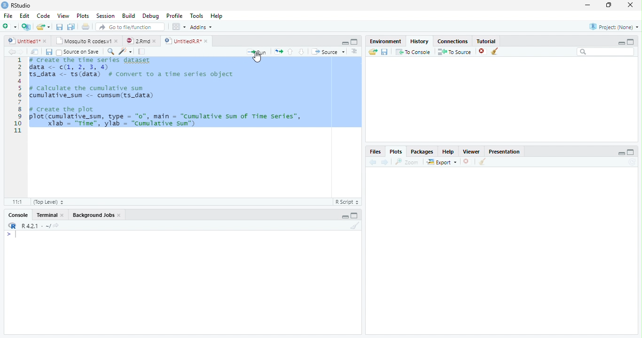 This screenshot has height=338, width=642. What do you see at coordinates (152, 16) in the screenshot?
I see `Debug` at bounding box center [152, 16].